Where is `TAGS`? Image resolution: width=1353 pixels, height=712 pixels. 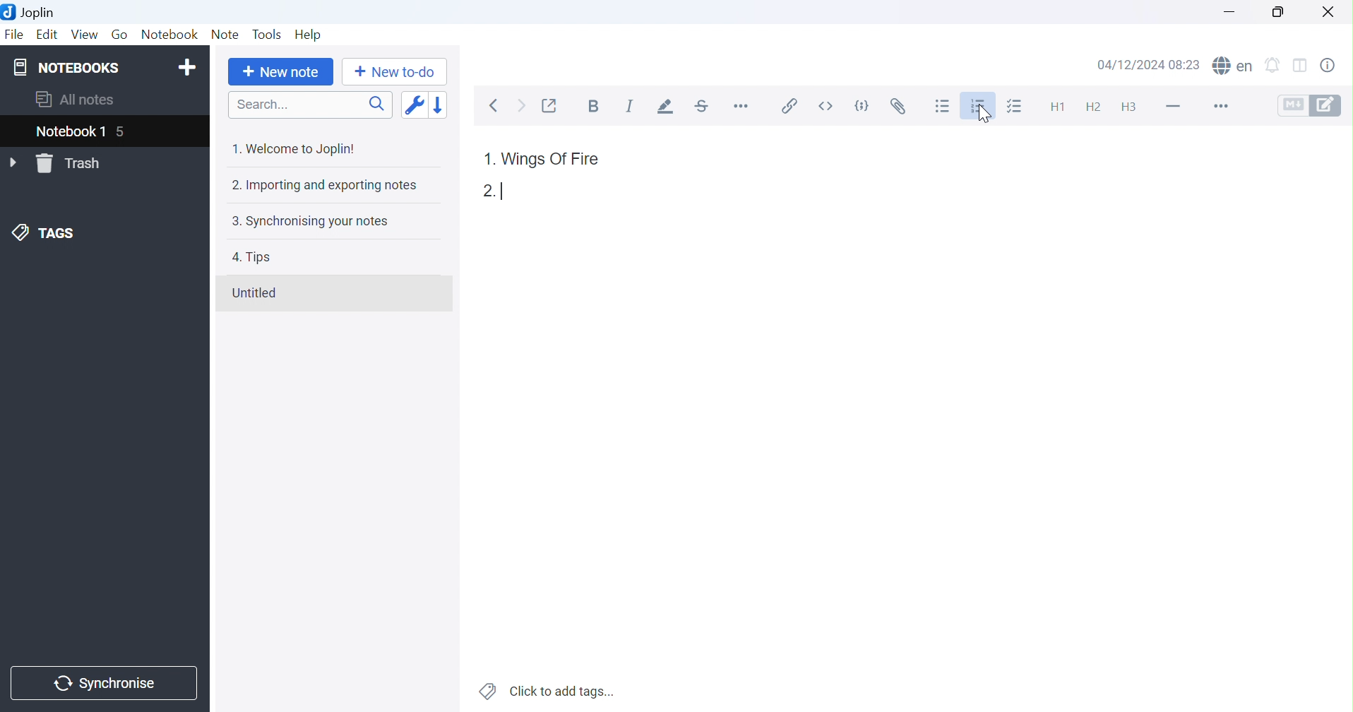
TAGS is located at coordinates (45, 234).